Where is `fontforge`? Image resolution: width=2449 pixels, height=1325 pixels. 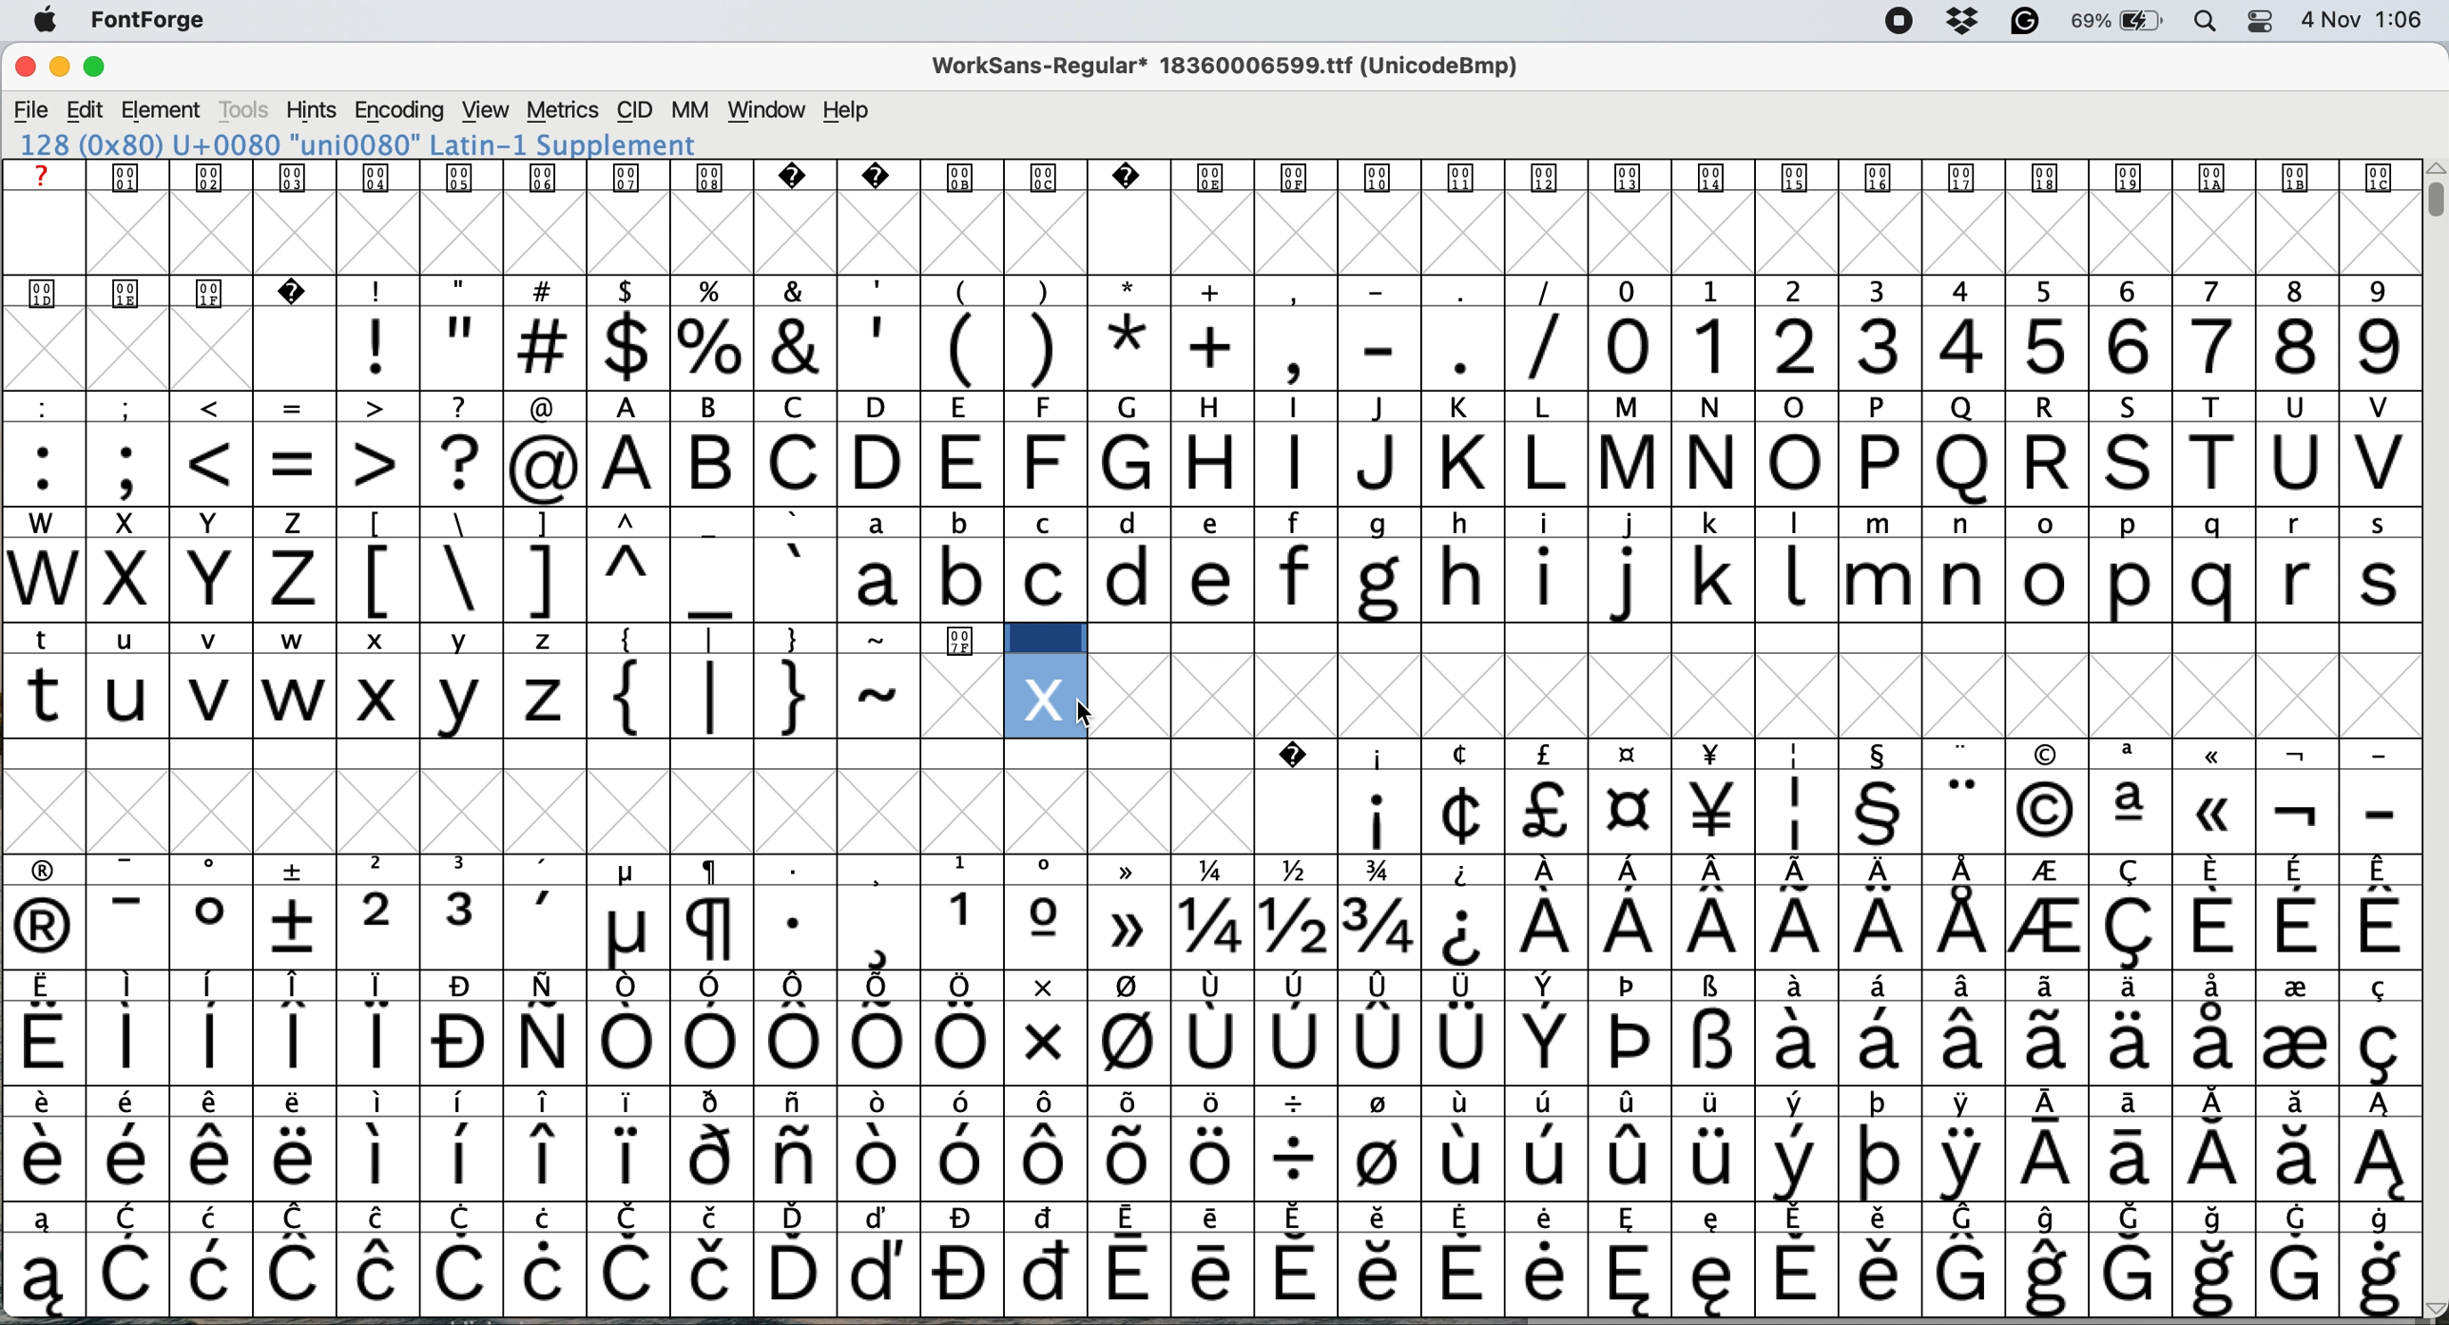
fontforge is located at coordinates (156, 24).